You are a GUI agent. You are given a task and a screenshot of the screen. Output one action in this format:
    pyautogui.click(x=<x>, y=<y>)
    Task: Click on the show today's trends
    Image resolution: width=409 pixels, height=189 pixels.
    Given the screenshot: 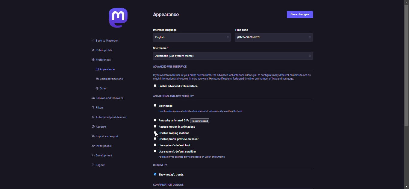 What is the action you would take?
    pyautogui.click(x=173, y=175)
    